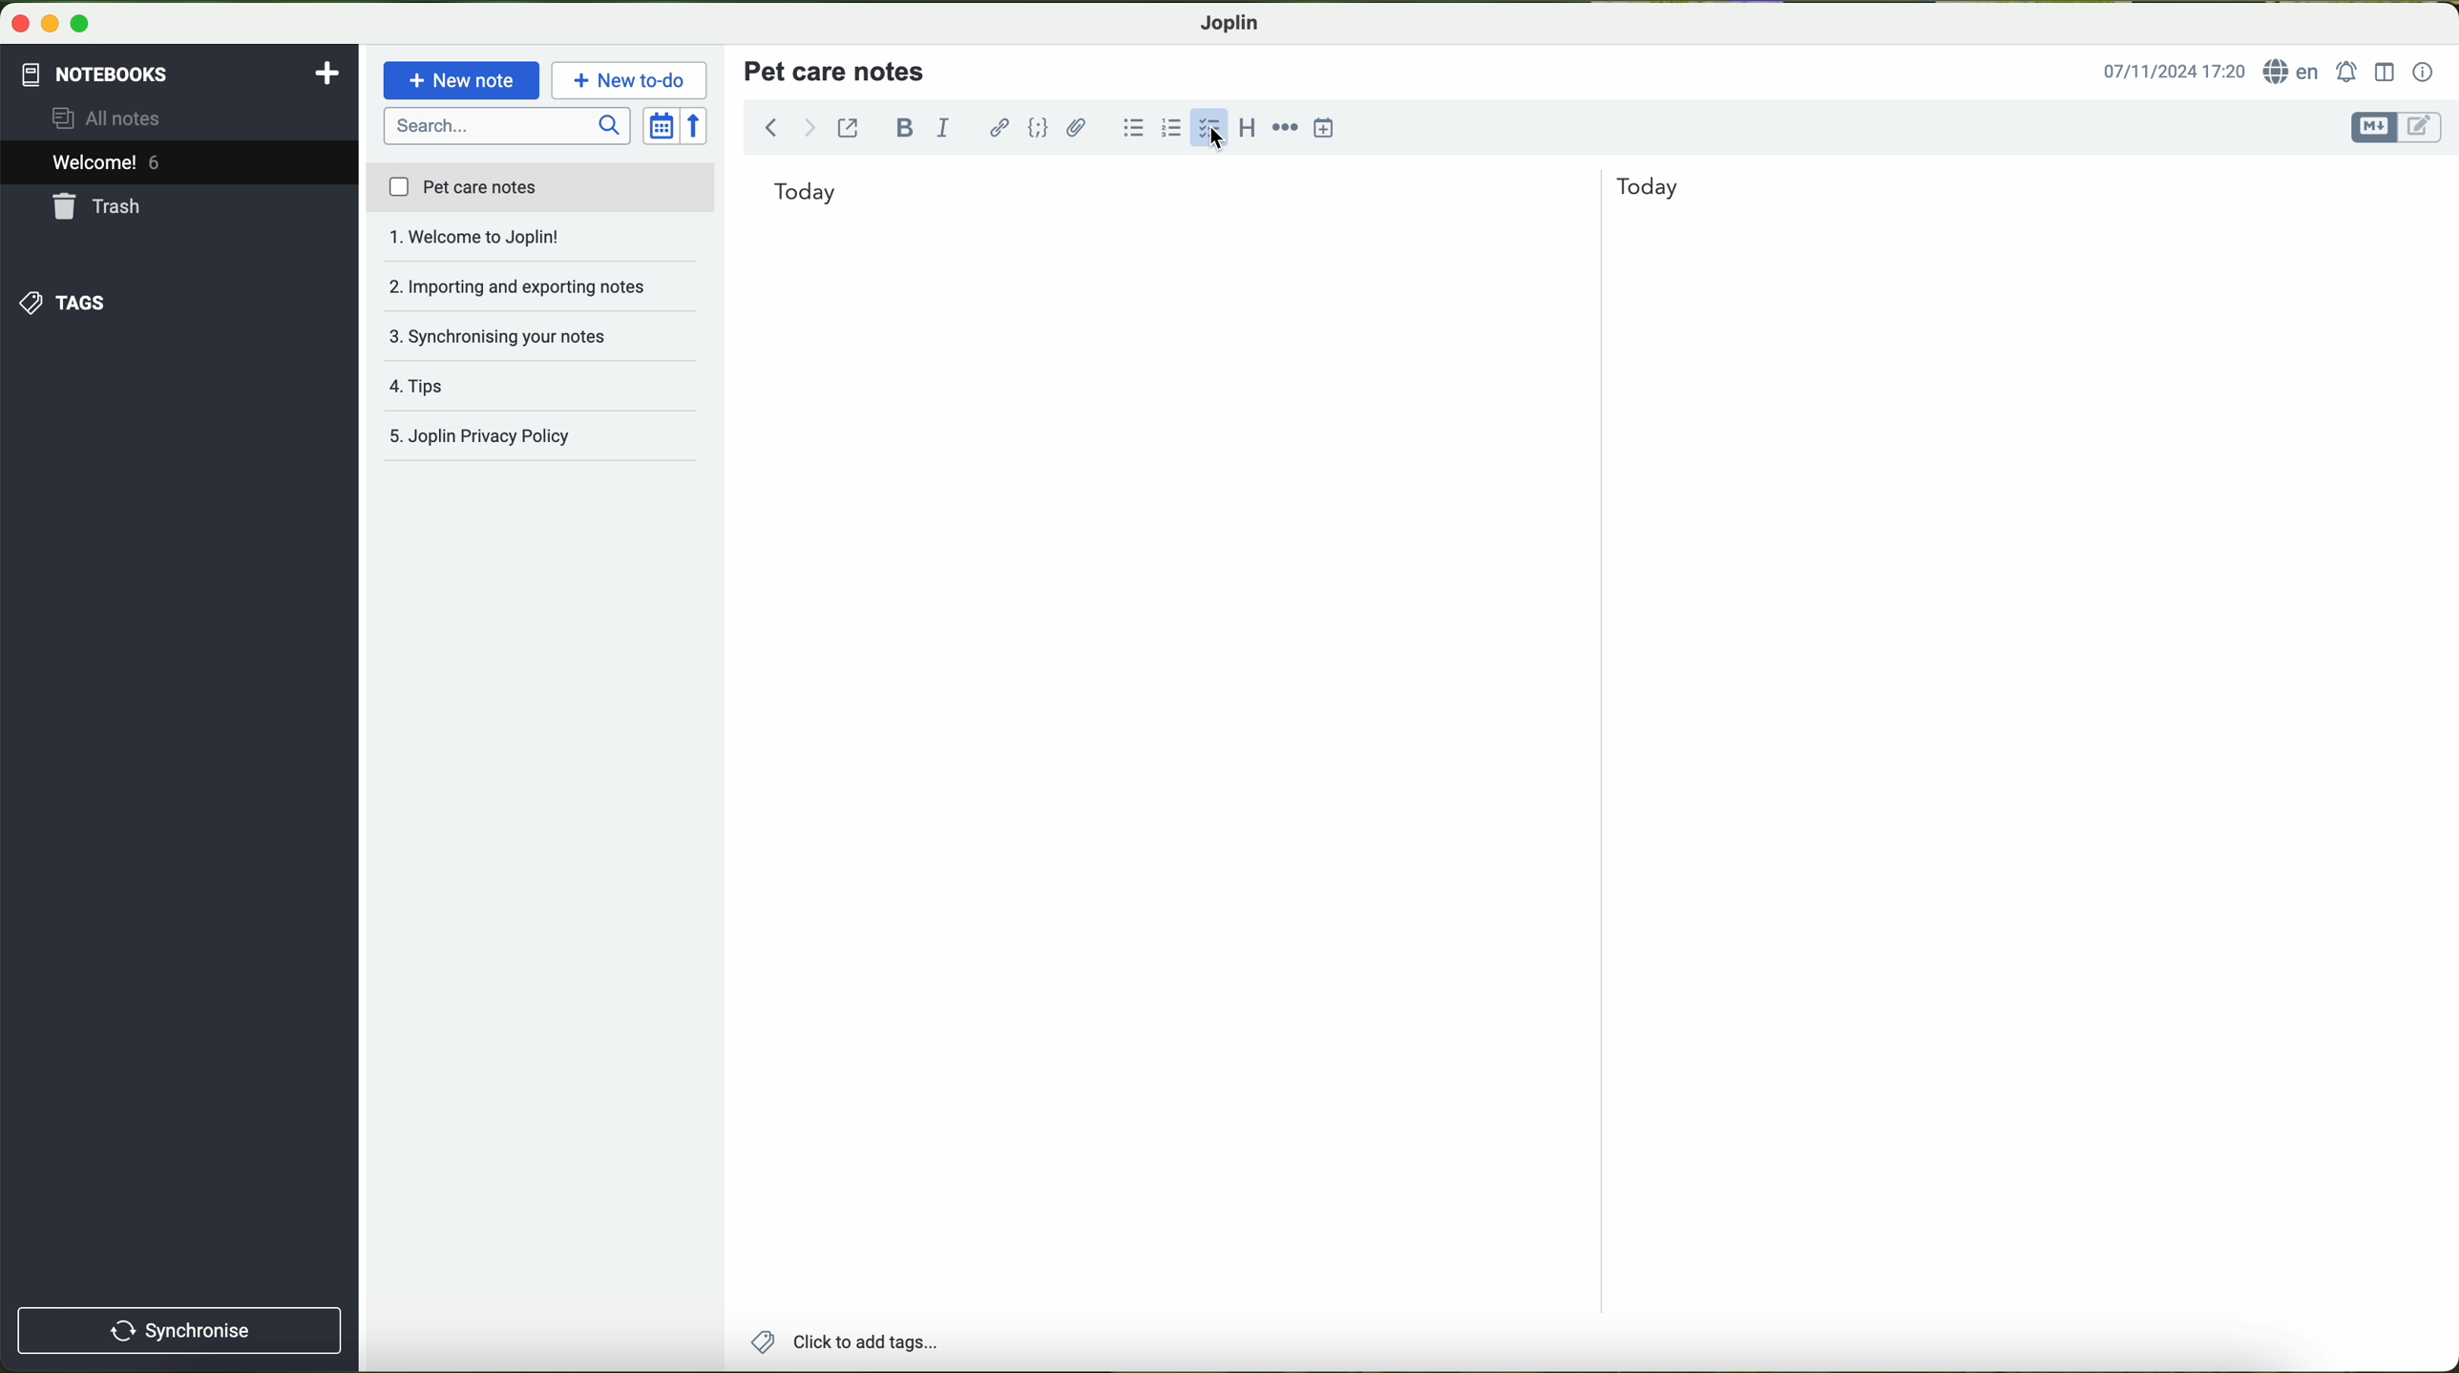 Image resolution: width=2459 pixels, height=1373 pixels. I want to click on search bar, so click(510, 124).